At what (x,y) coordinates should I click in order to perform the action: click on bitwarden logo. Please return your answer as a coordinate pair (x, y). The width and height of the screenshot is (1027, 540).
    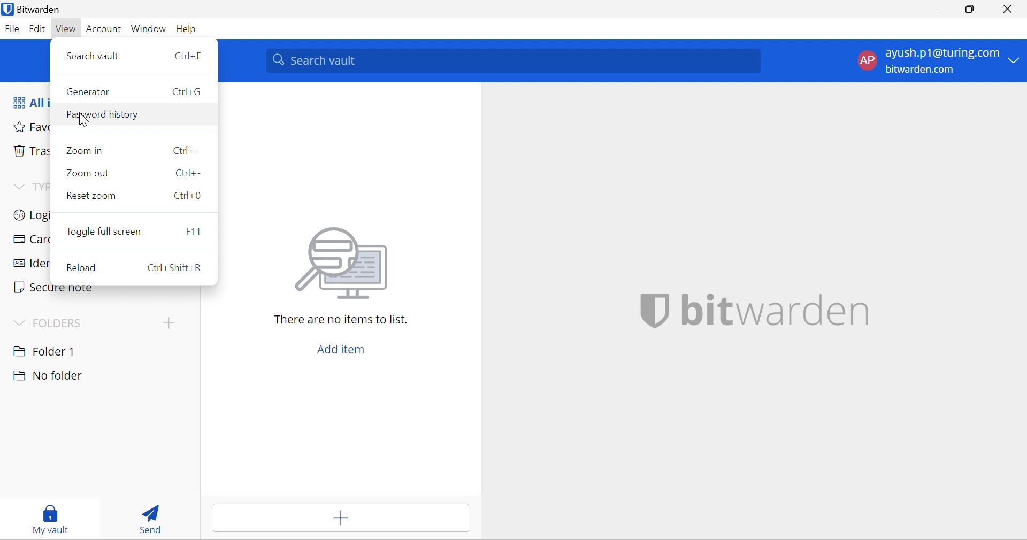
    Looking at the image, I should click on (649, 313).